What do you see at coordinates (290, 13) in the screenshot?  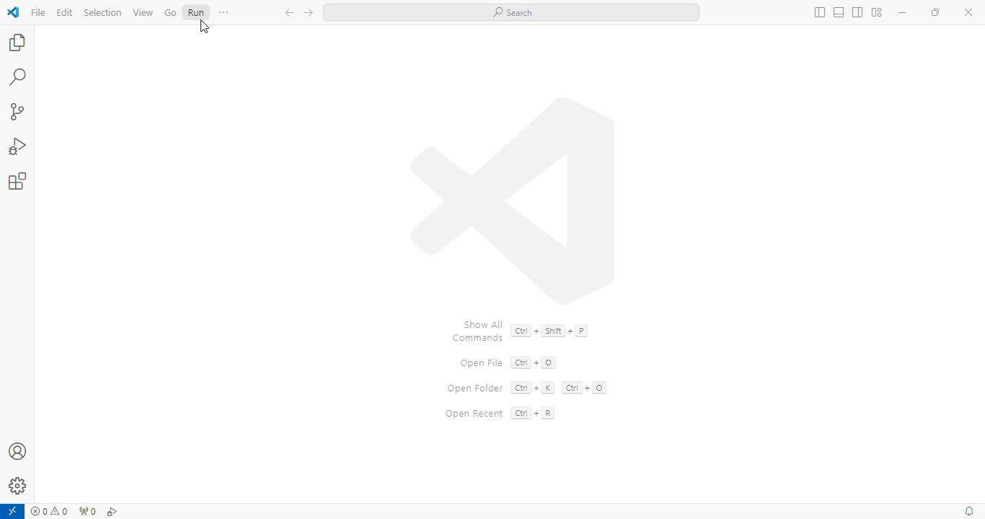 I see `go back` at bounding box center [290, 13].